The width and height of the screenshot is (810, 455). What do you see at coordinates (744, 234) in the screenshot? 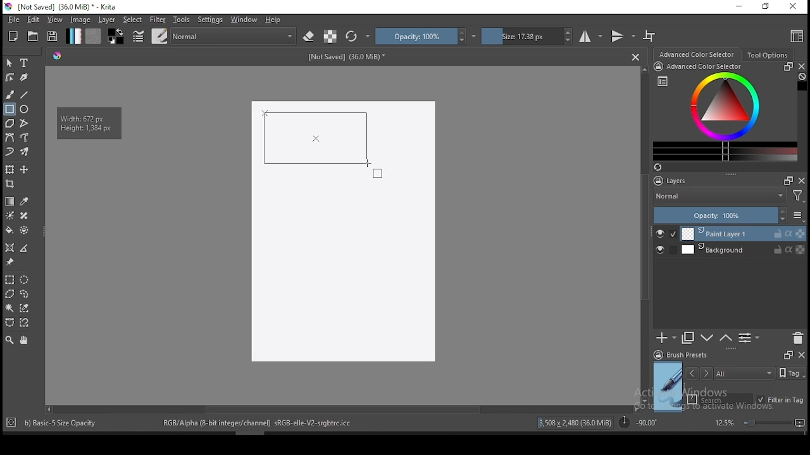
I see `layer` at bounding box center [744, 234].